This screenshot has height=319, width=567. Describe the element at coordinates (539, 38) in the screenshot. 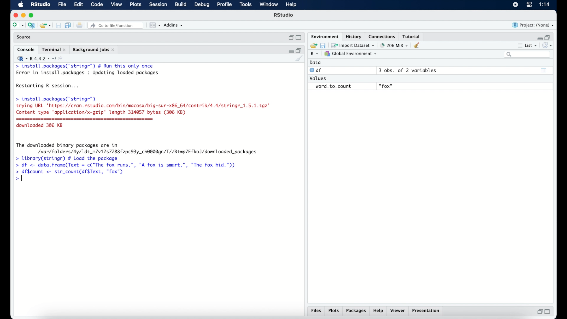

I see `minimize` at that location.